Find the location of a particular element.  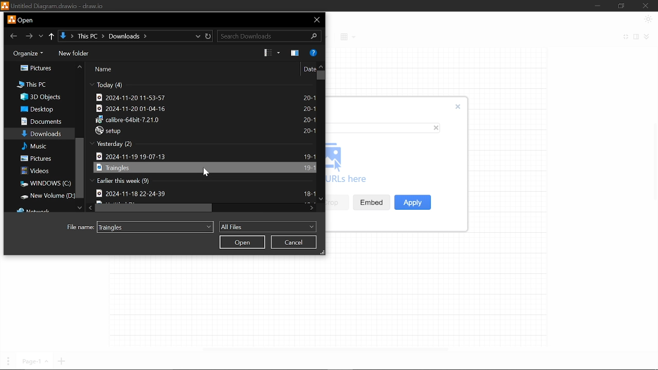

2024-11-20 01-04-16 is located at coordinates (133, 108).